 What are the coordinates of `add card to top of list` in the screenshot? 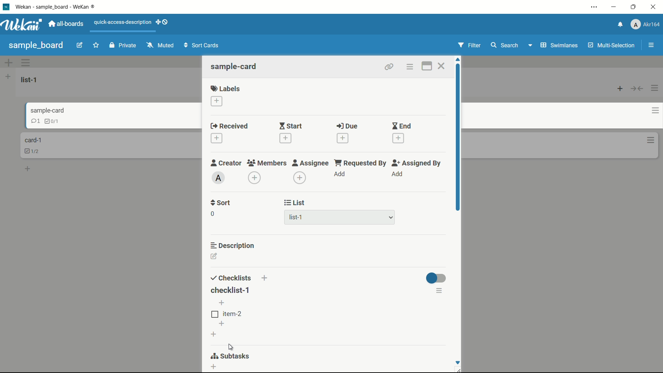 It's located at (620, 89).